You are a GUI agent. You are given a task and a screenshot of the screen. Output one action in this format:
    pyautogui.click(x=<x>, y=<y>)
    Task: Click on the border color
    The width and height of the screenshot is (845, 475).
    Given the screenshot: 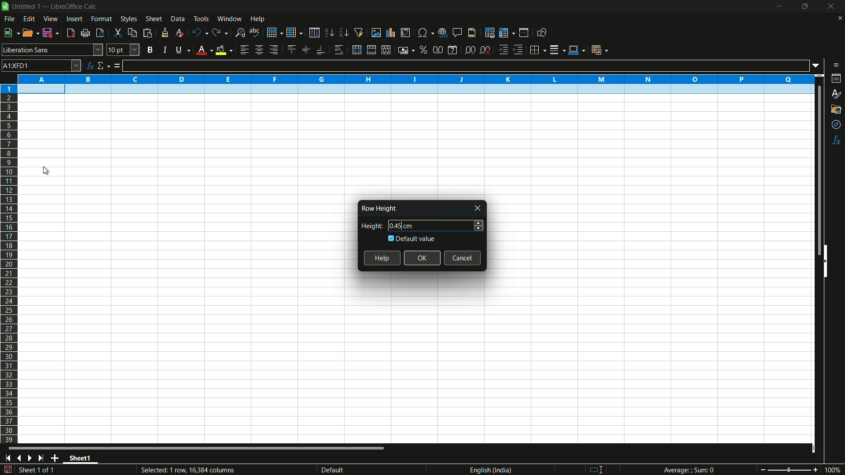 What is the action you would take?
    pyautogui.click(x=577, y=48)
    